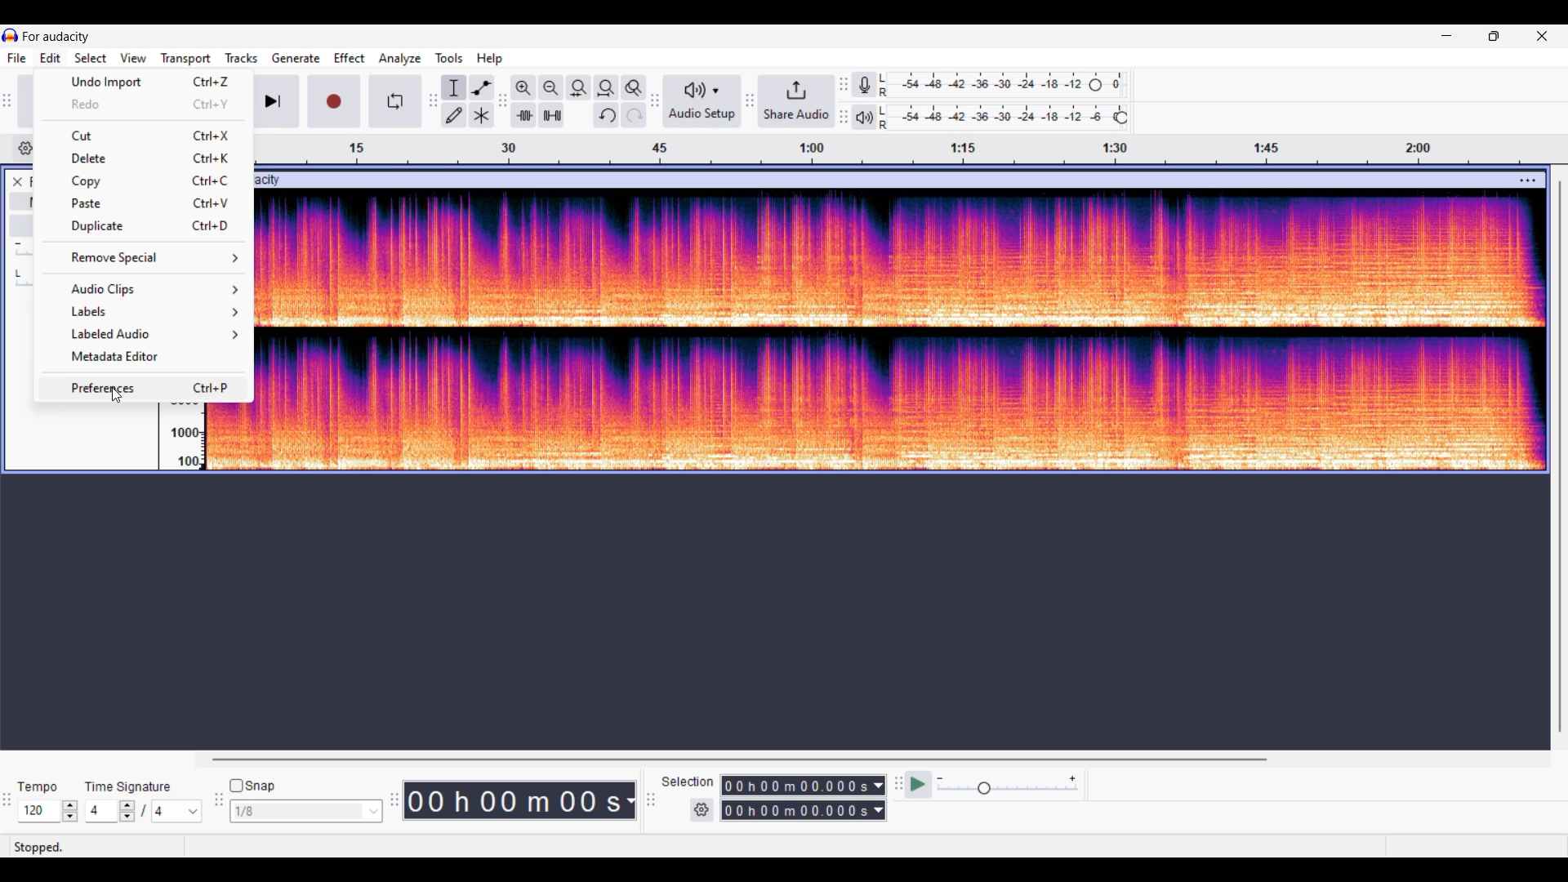 This screenshot has height=882, width=1568. I want to click on Label options , so click(145, 311).